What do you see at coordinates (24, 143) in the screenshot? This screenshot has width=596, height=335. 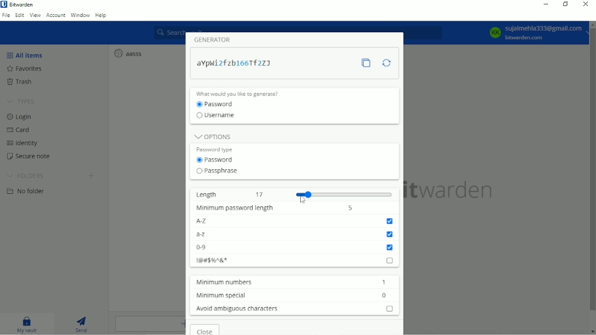 I see `Identity` at bounding box center [24, 143].